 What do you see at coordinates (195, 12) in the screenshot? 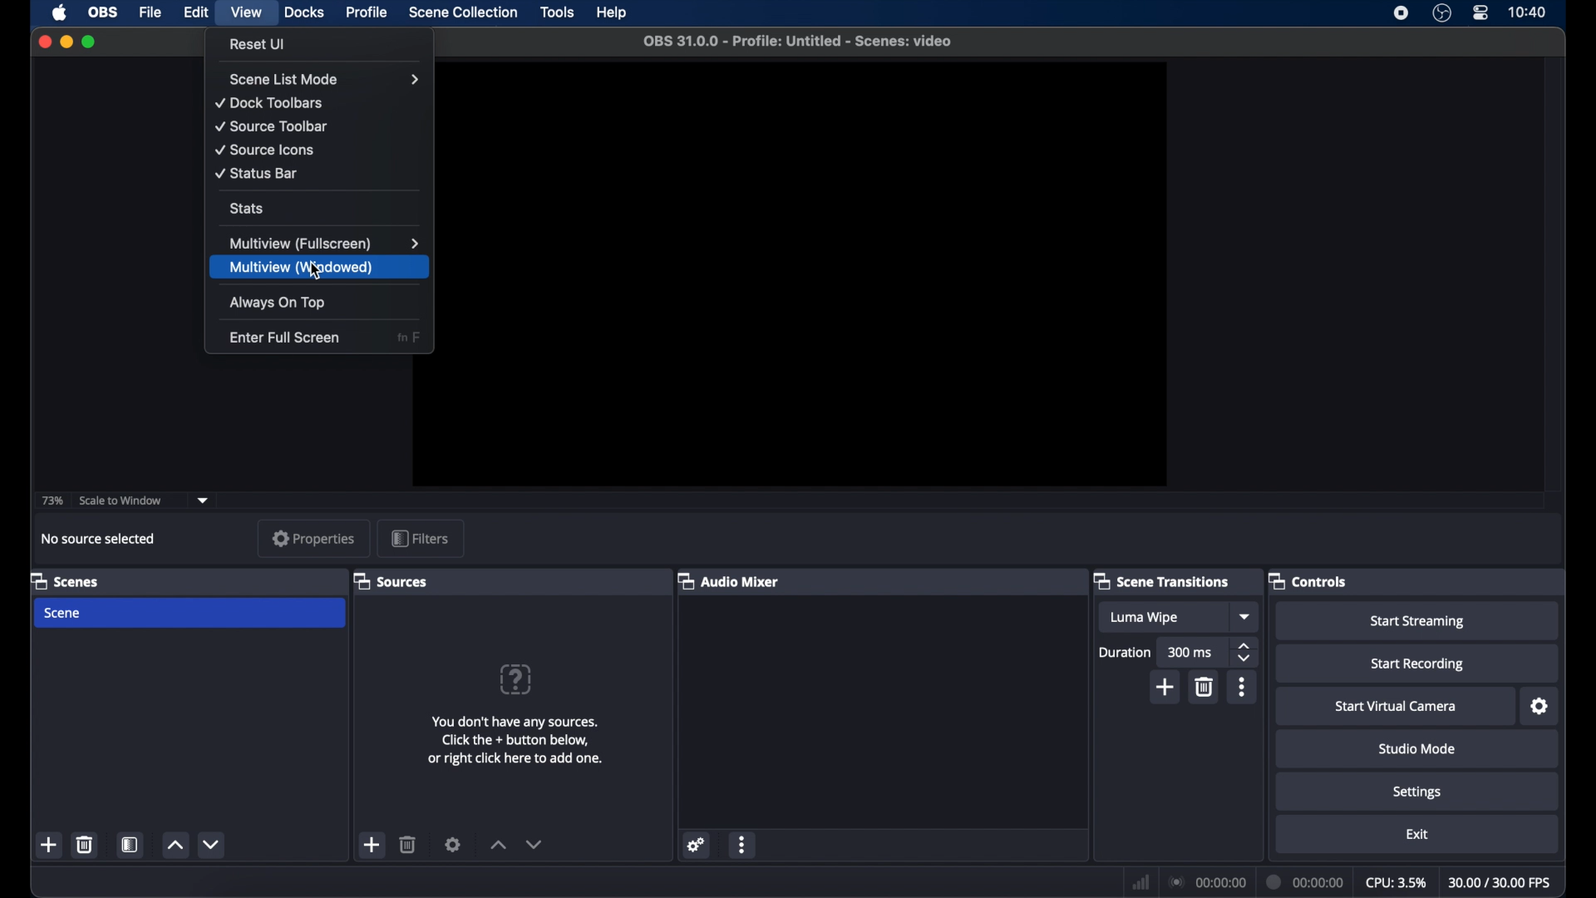
I see `edit` at bounding box center [195, 12].